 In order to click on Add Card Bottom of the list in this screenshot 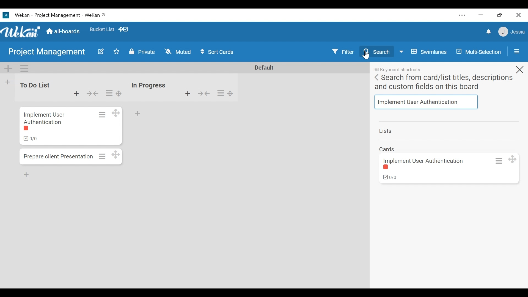, I will do `click(28, 175)`.